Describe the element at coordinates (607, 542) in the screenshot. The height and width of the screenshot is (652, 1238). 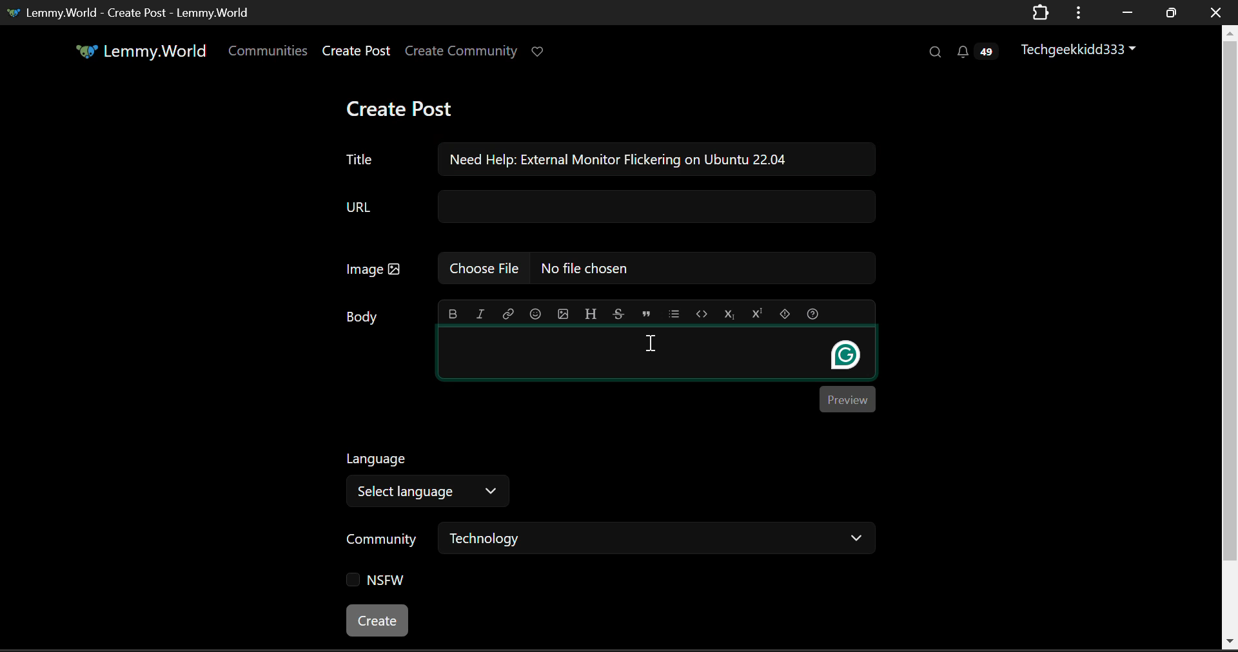
I see `Community: Technology` at that location.